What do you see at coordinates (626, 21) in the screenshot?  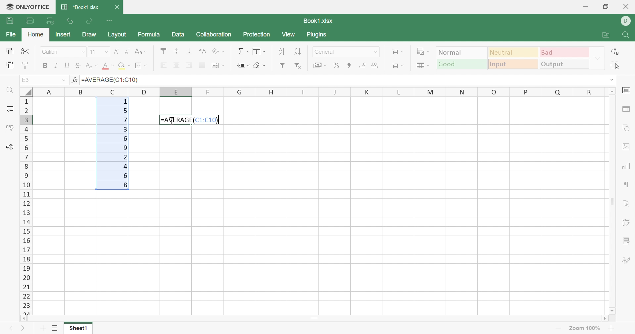 I see `DELL` at bounding box center [626, 21].